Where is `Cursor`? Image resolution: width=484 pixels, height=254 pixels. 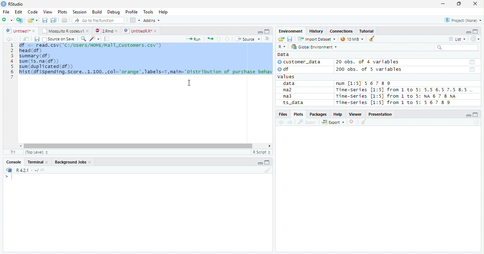
Cursor is located at coordinates (189, 83).